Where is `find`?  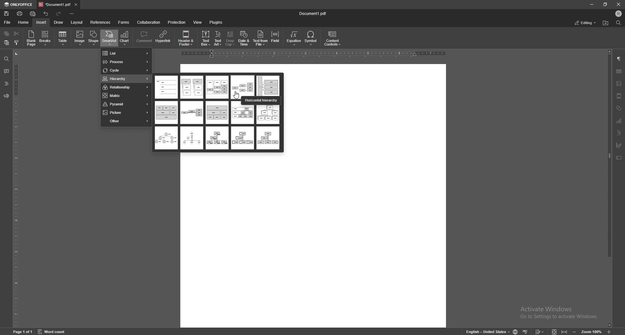
find is located at coordinates (618, 22).